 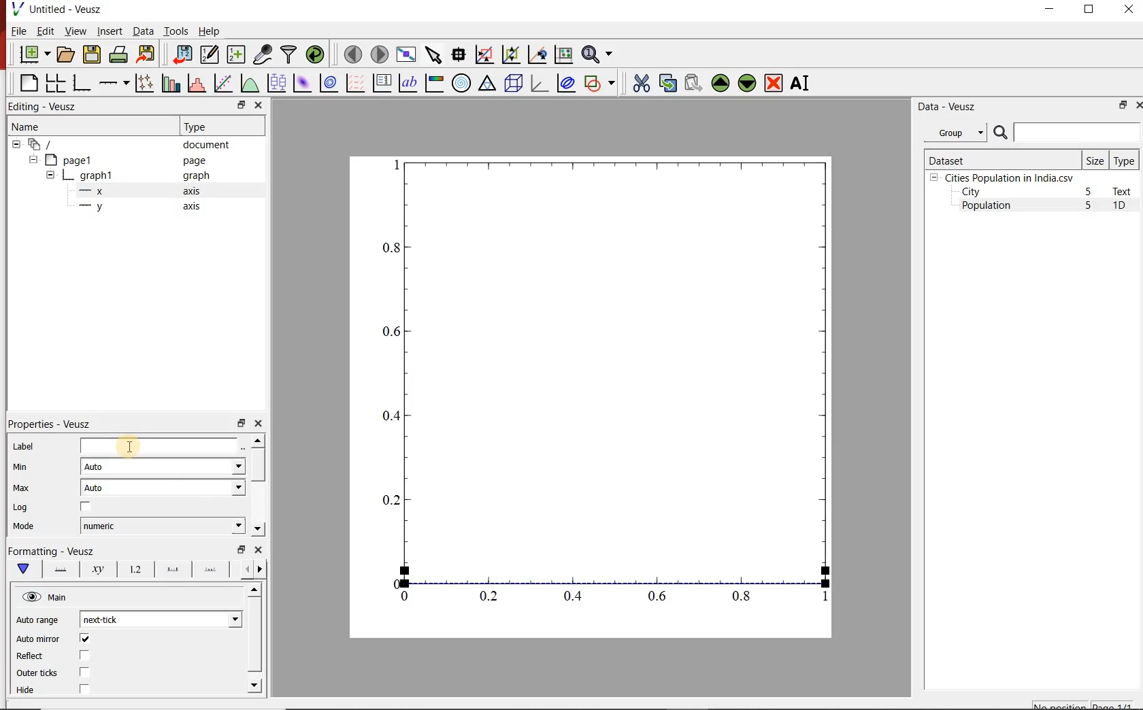 What do you see at coordinates (487, 84) in the screenshot?
I see `Ternary graph` at bounding box center [487, 84].